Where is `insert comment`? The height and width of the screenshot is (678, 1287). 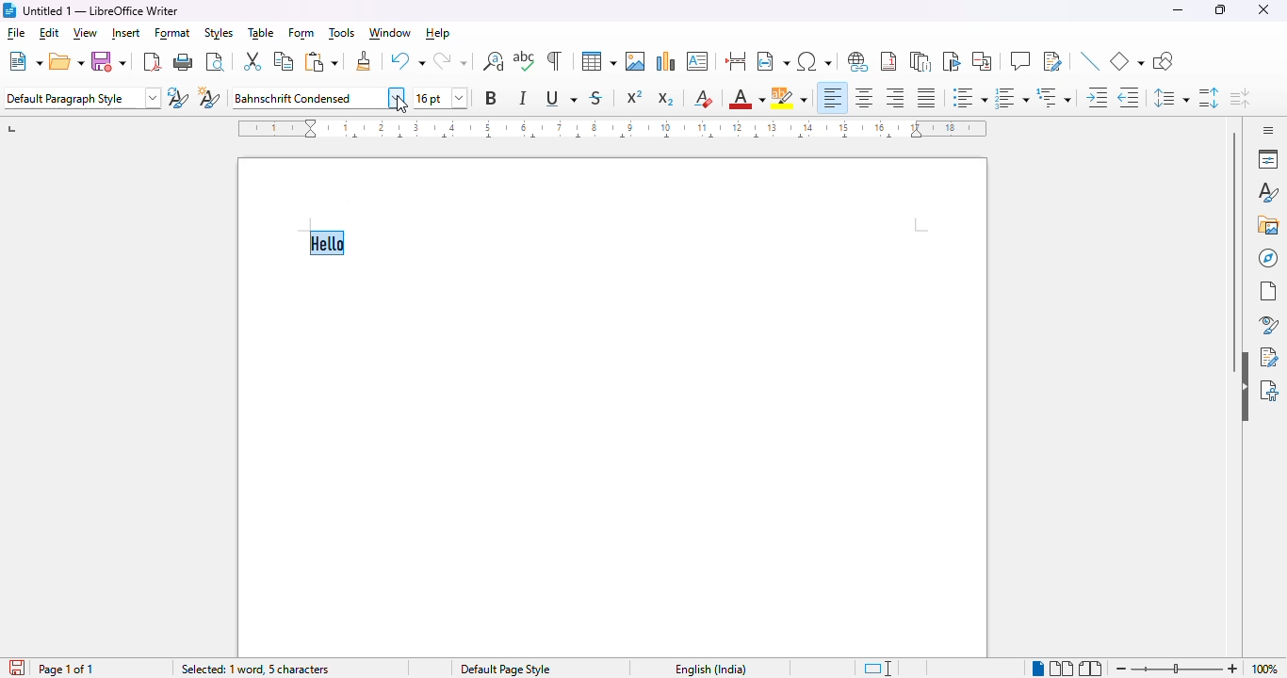 insert comment is located at coordinates (1020, 61).